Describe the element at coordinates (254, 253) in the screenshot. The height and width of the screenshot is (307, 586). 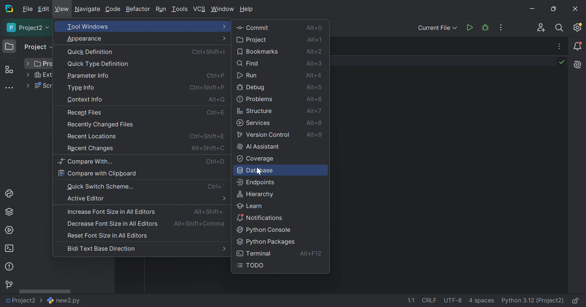
I see `Terminal` at that location.